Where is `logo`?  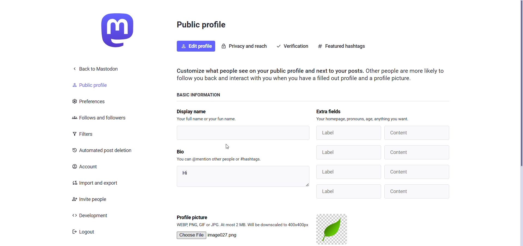
logo is located at coordinates (118, 29).